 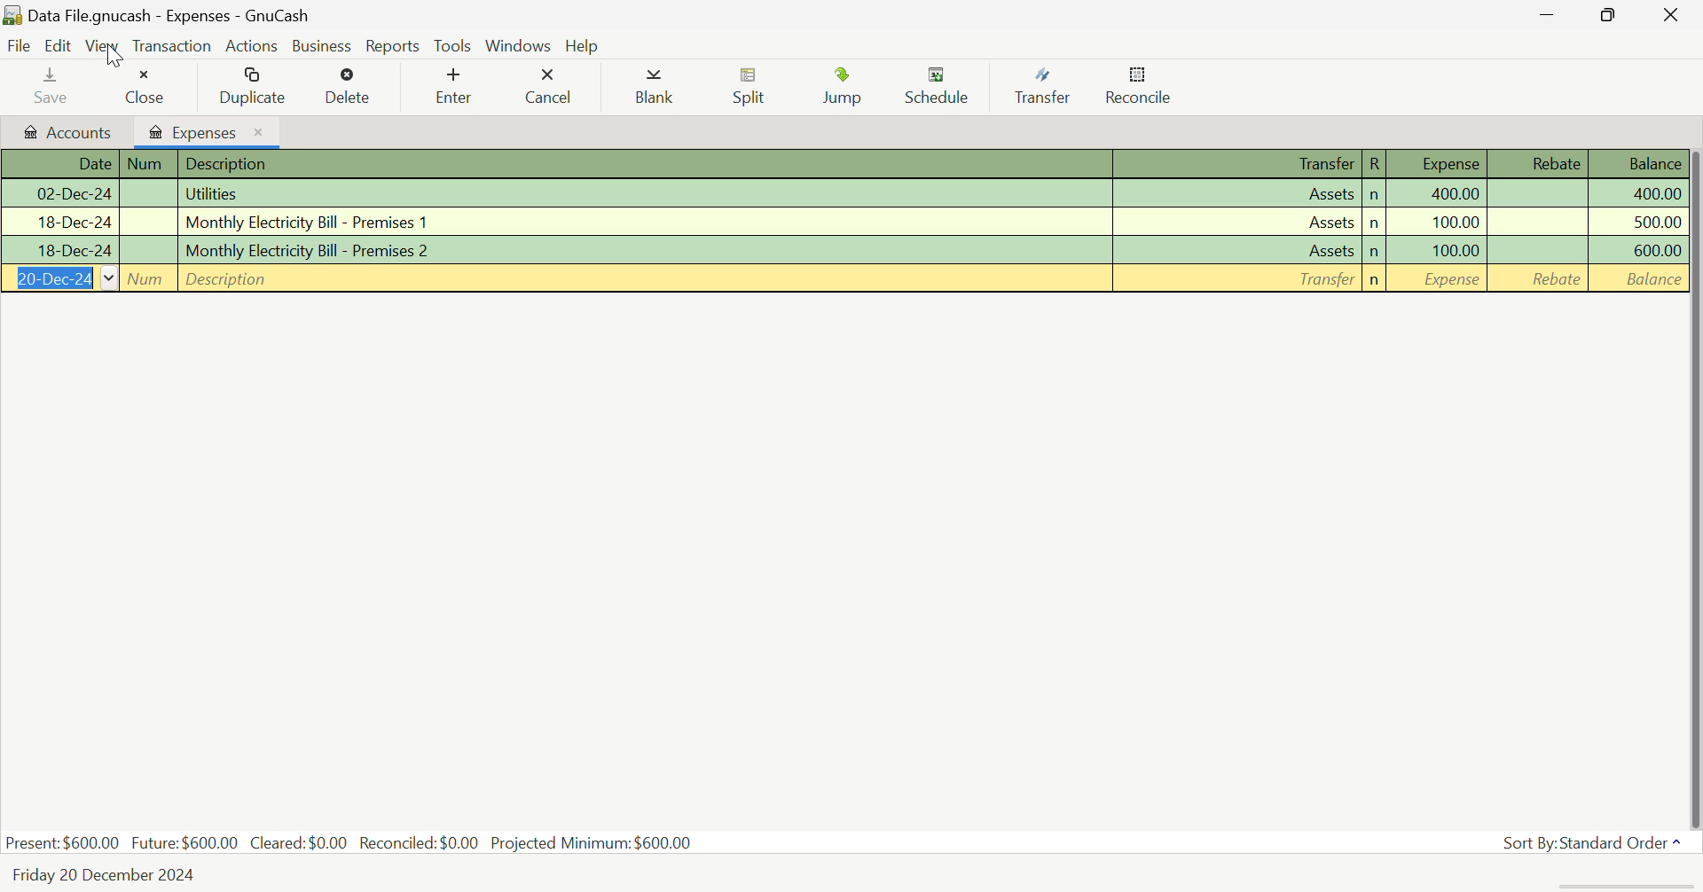 What do you see at coordinates (145, 278) in the screenshot?
I see `Num` at bounding box center [145, 278].